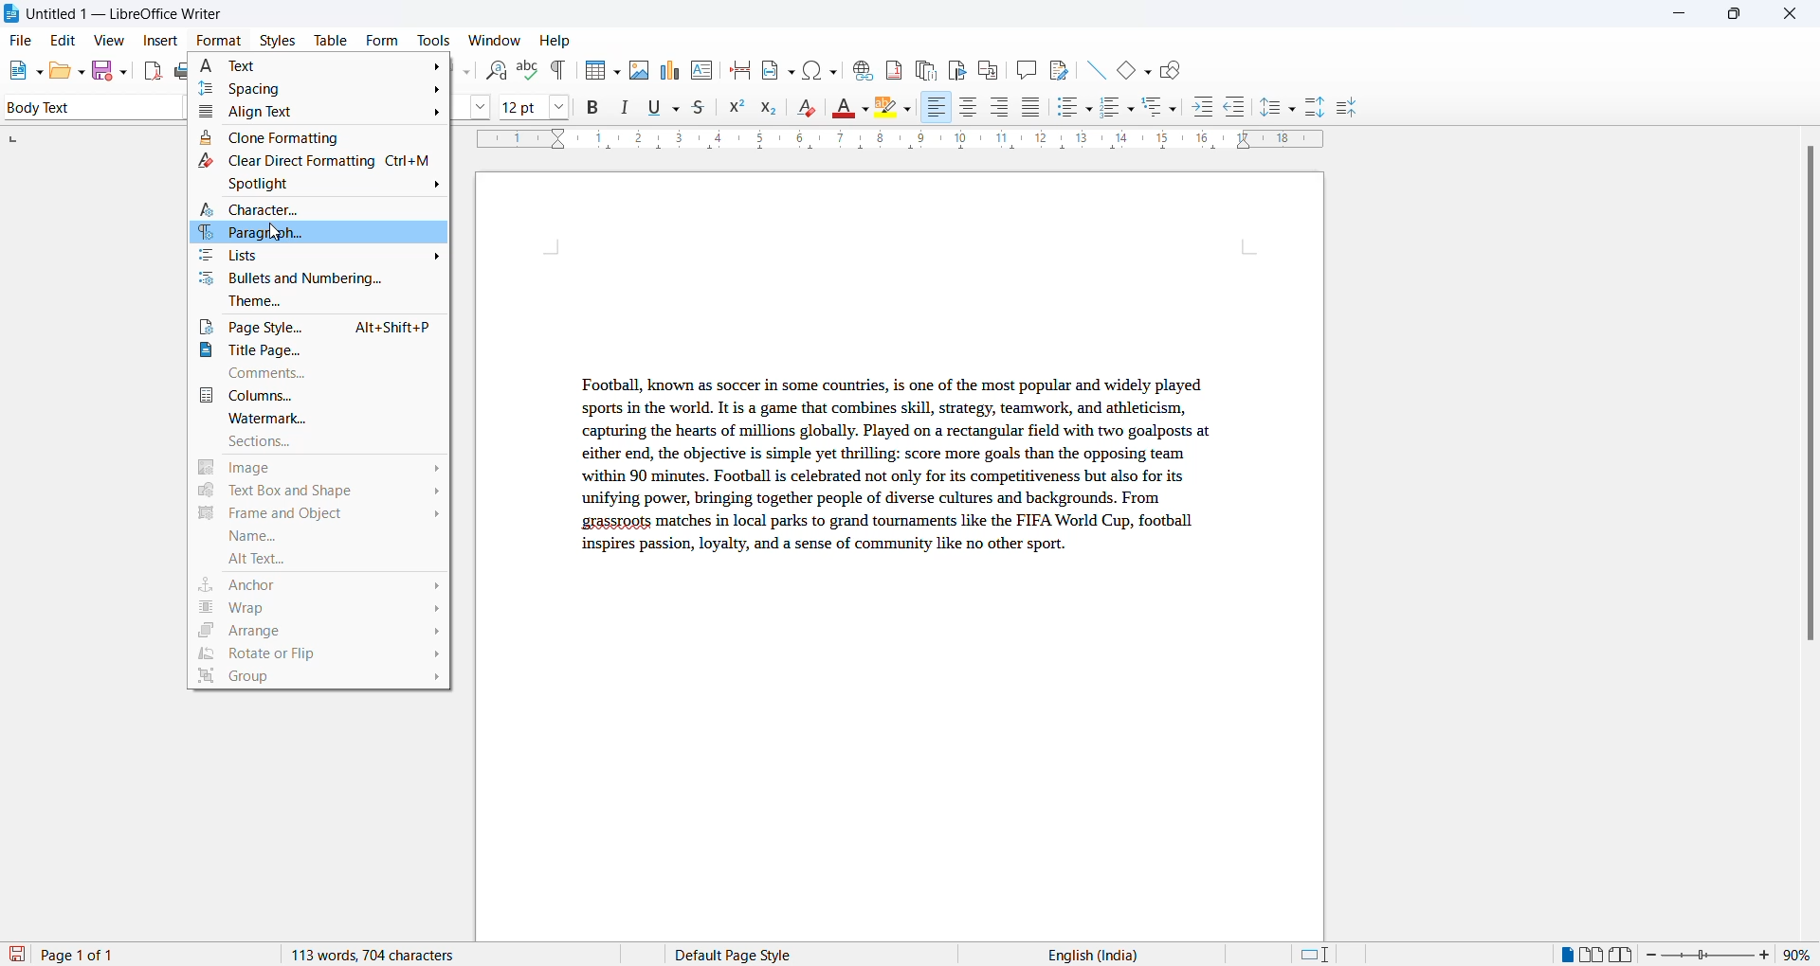 The height and width of the screenshot is (966, 1820). What do you see at coordinates (1167, 106) in the screenshot?
I see `select outline format` at bounding box center [1167, 106].